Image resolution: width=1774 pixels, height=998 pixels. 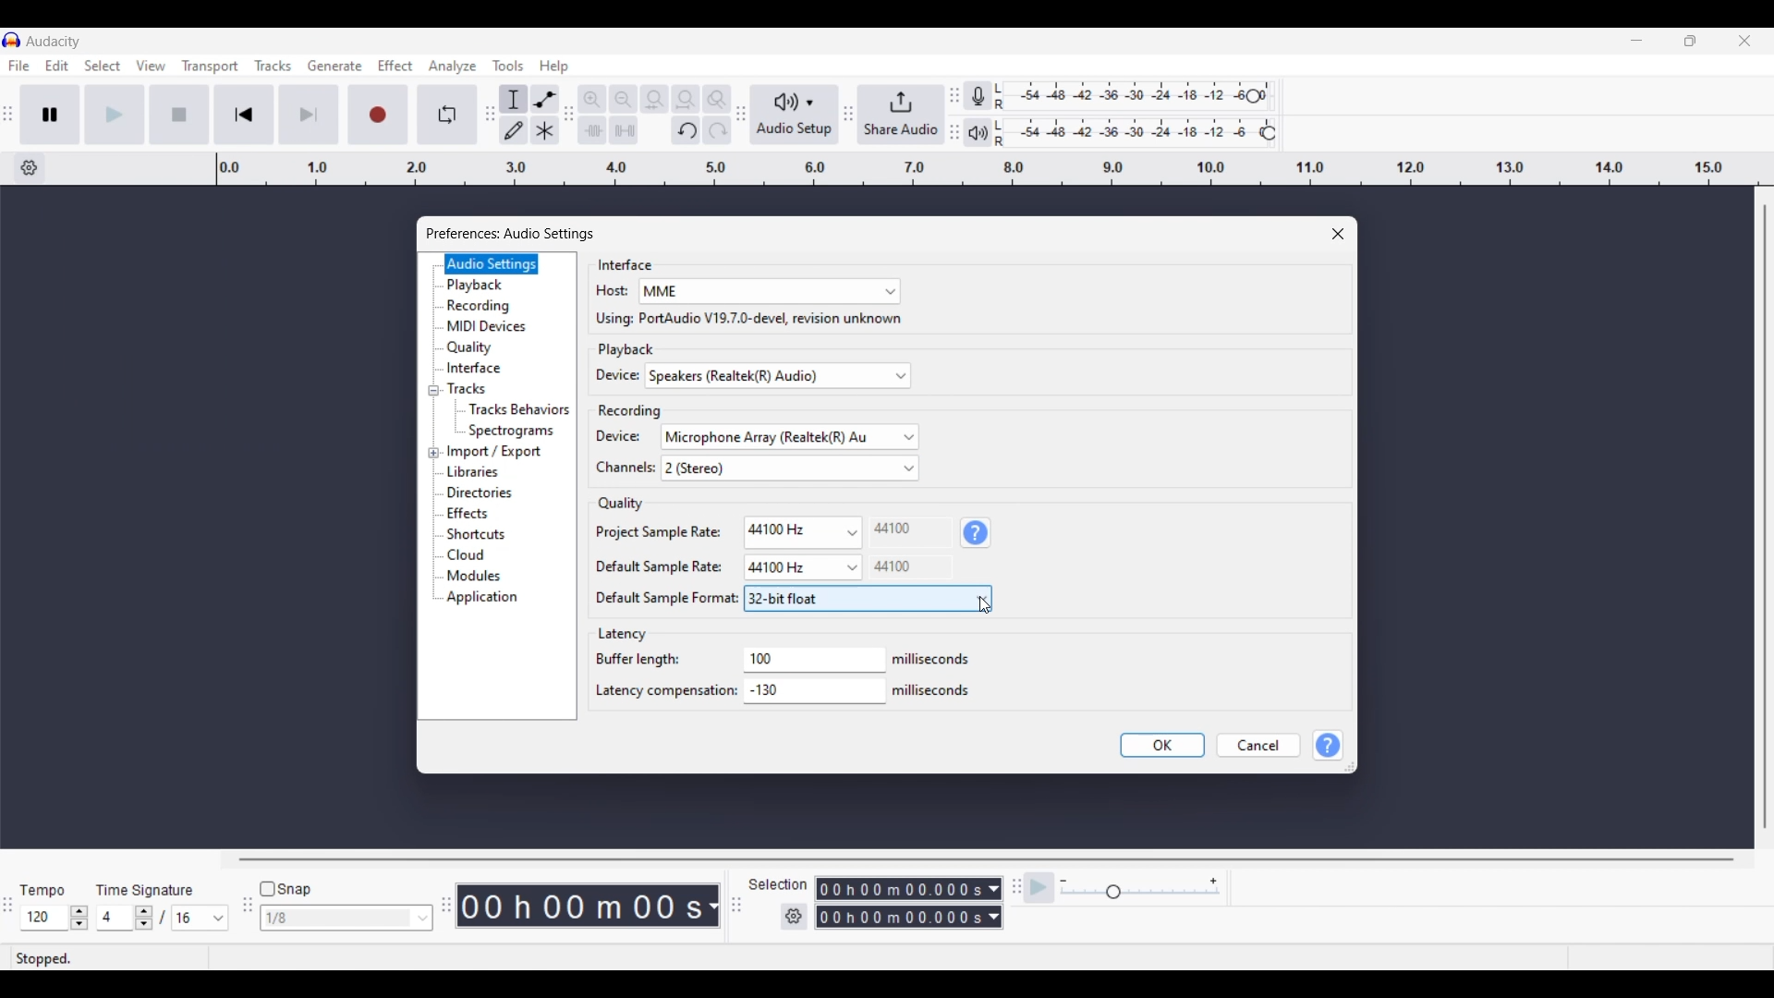 What do you see at coordinates (716, 99) in the screenshot?
I see `Zoom toggle` at bounding box center [716, 99].